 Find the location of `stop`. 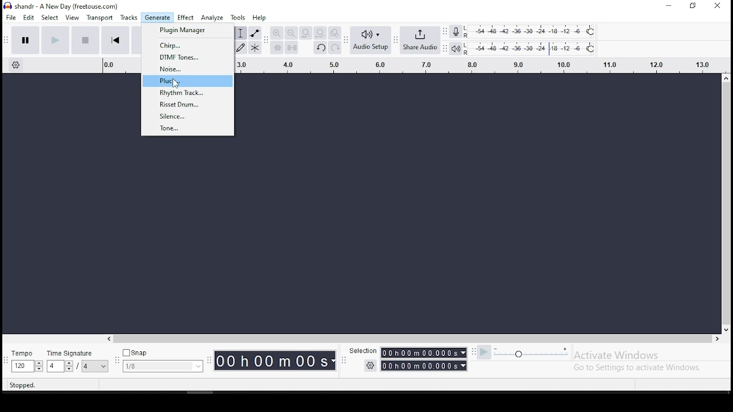

stop is located at coordinates (86, 39).